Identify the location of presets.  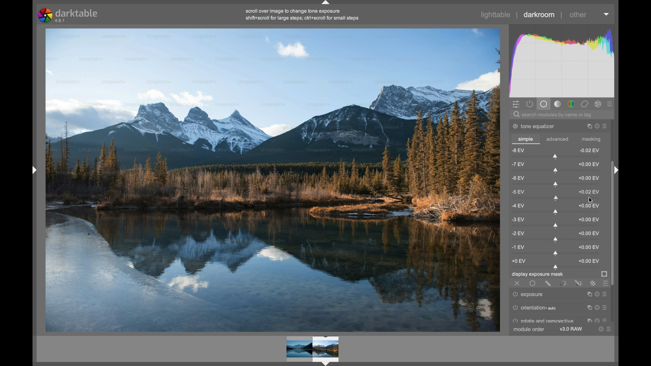
(607, 125).